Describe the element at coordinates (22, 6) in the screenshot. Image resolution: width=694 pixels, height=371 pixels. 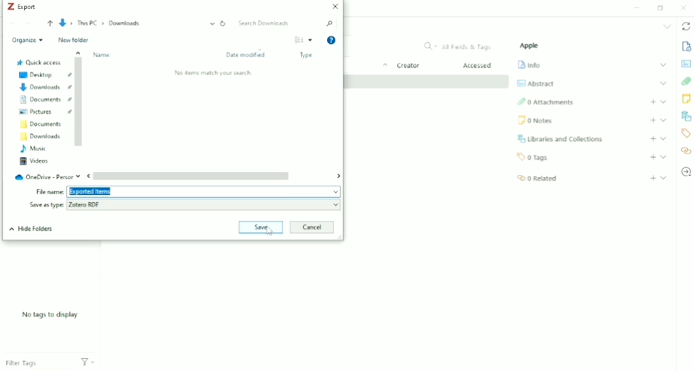
I see `Export` at that location.